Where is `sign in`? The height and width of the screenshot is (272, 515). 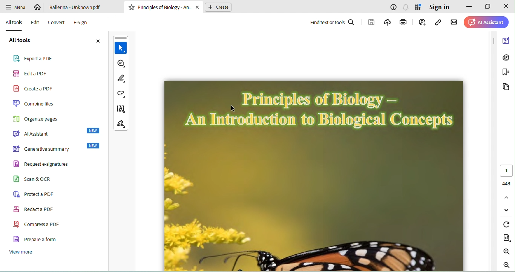
sign in is located at coordinates (439, 8).